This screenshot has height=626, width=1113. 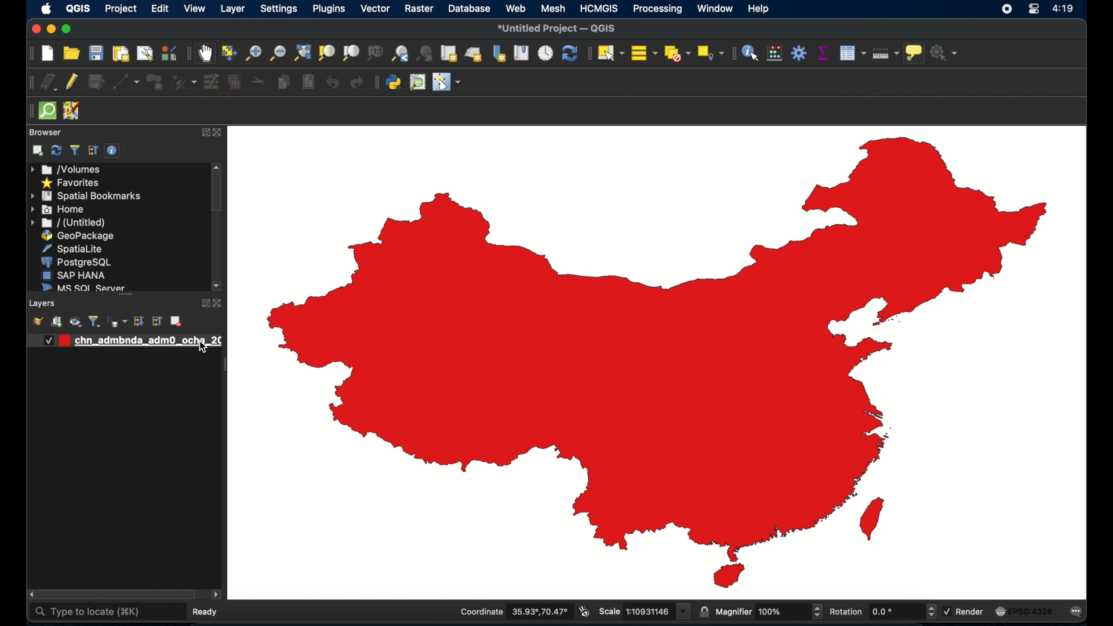 What do you see at coordinates (500, 54) in the screenshot?
I see `new spatial bookmark` at bounding box center [500, 54].